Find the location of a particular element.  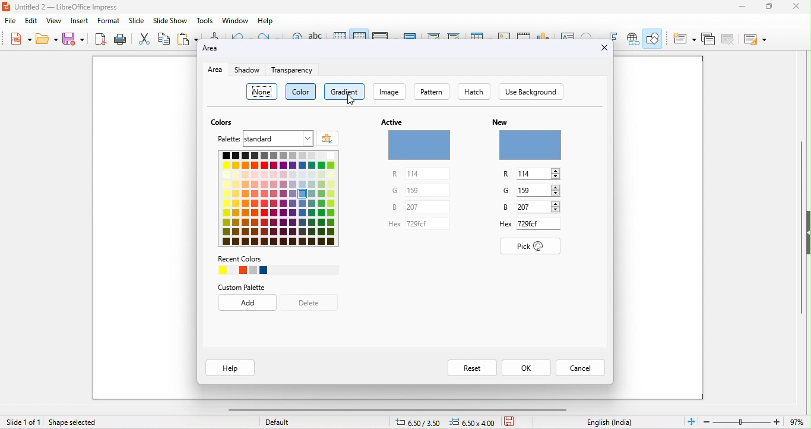

cut is located at coordinates (144, 38).